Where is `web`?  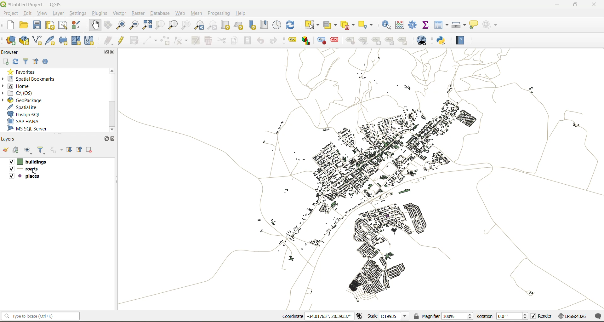 web is located at coordinates (182, 13).